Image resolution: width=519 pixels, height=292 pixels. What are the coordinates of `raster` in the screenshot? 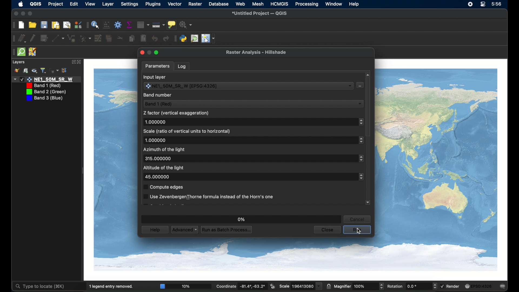 It's located at (195, 4).